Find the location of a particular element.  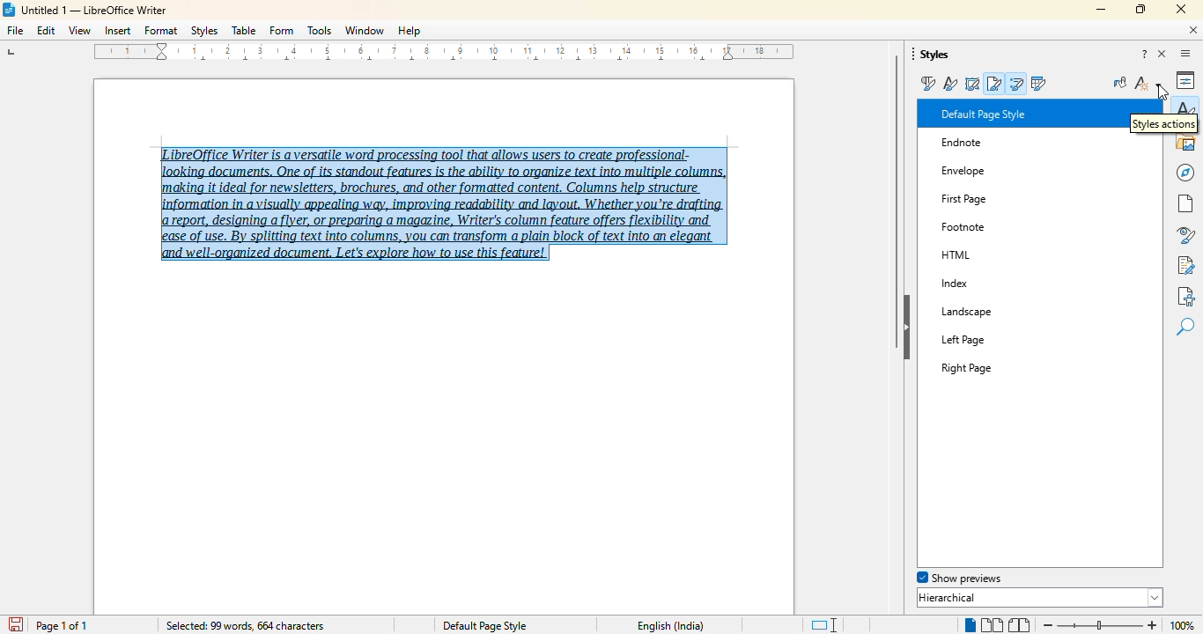

insert is located at coordinates (117, 31).